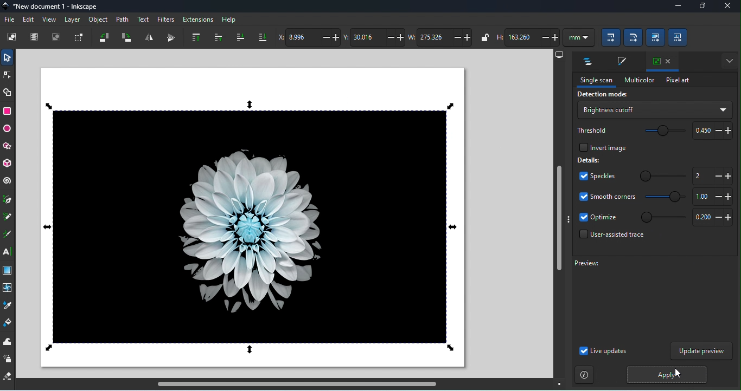  I want to click on Slidebar, so click(663, 218).